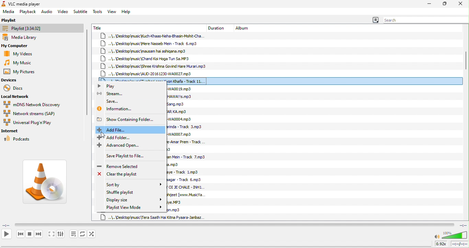 The width and height of the screenshot is (469, 248). Describe the element at coordinates (281, 80) in the screenshot. I see `..\.. \Desktop\music\{Tumhari azar Kyon Khafa - Track 11...` at that location.